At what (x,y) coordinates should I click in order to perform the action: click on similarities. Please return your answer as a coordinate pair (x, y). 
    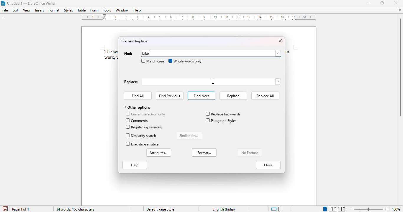
    Looking at the image, I should click on (189, 135).